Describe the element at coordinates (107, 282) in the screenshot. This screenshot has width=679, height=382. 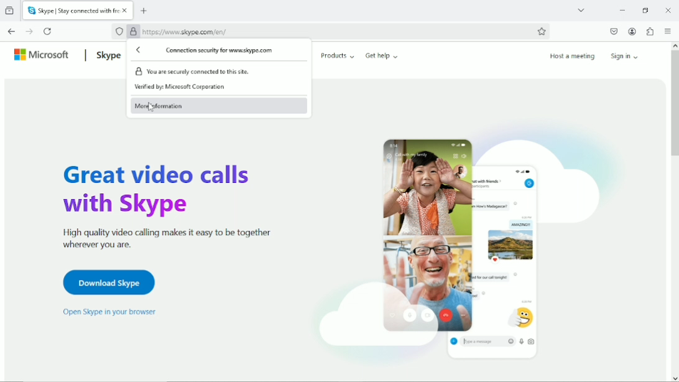
I see `Download Skype` at that location.